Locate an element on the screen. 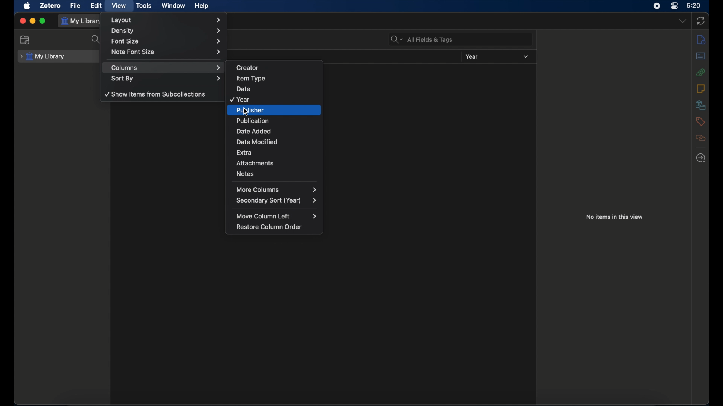  date modified is located at coordinates (278, 142).